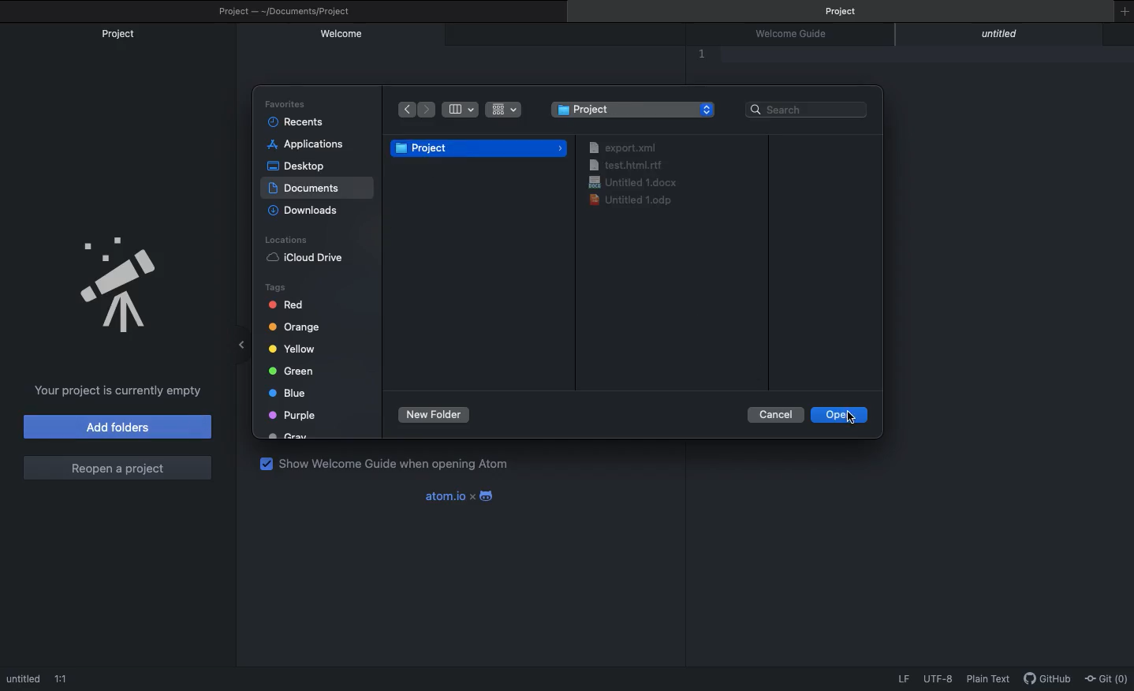 The image size is (1134, 691). I want to click on Project, so click(846, 13).